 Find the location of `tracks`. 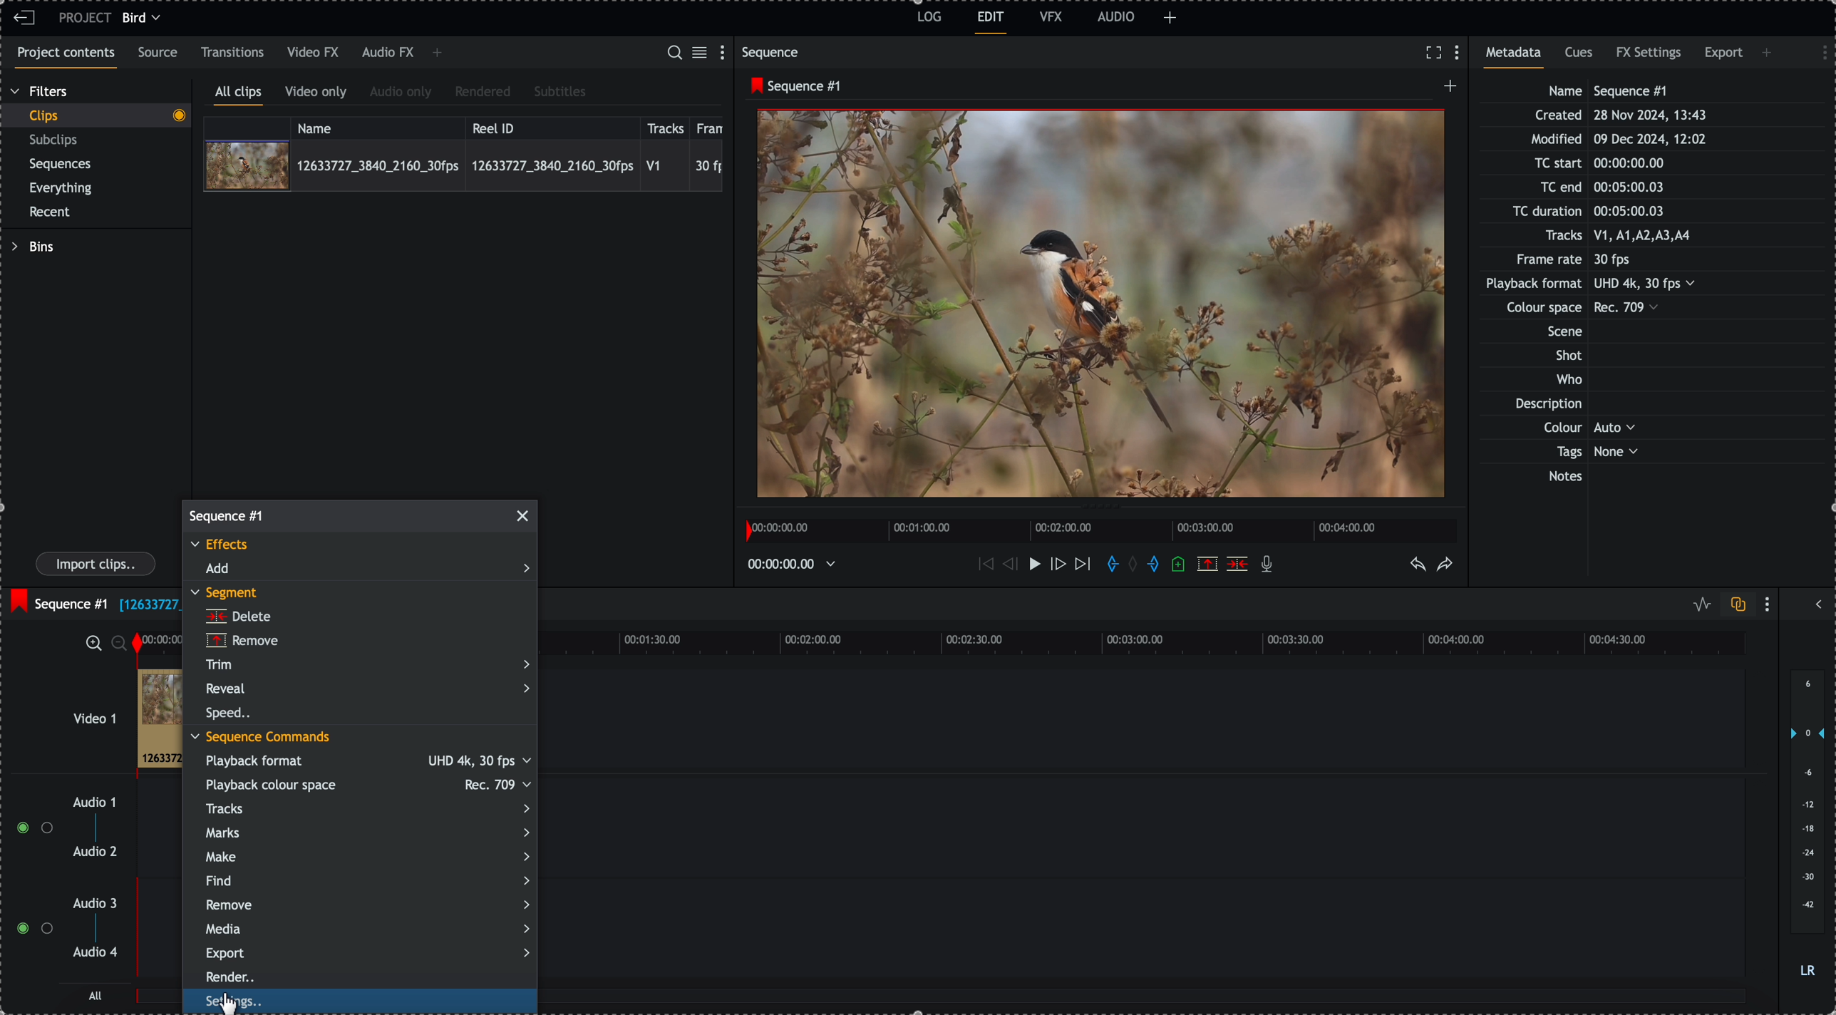

tracks is located at coordinates (666, 126).